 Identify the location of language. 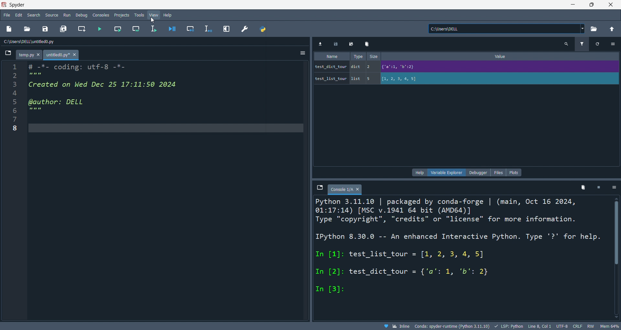
(508, 326).